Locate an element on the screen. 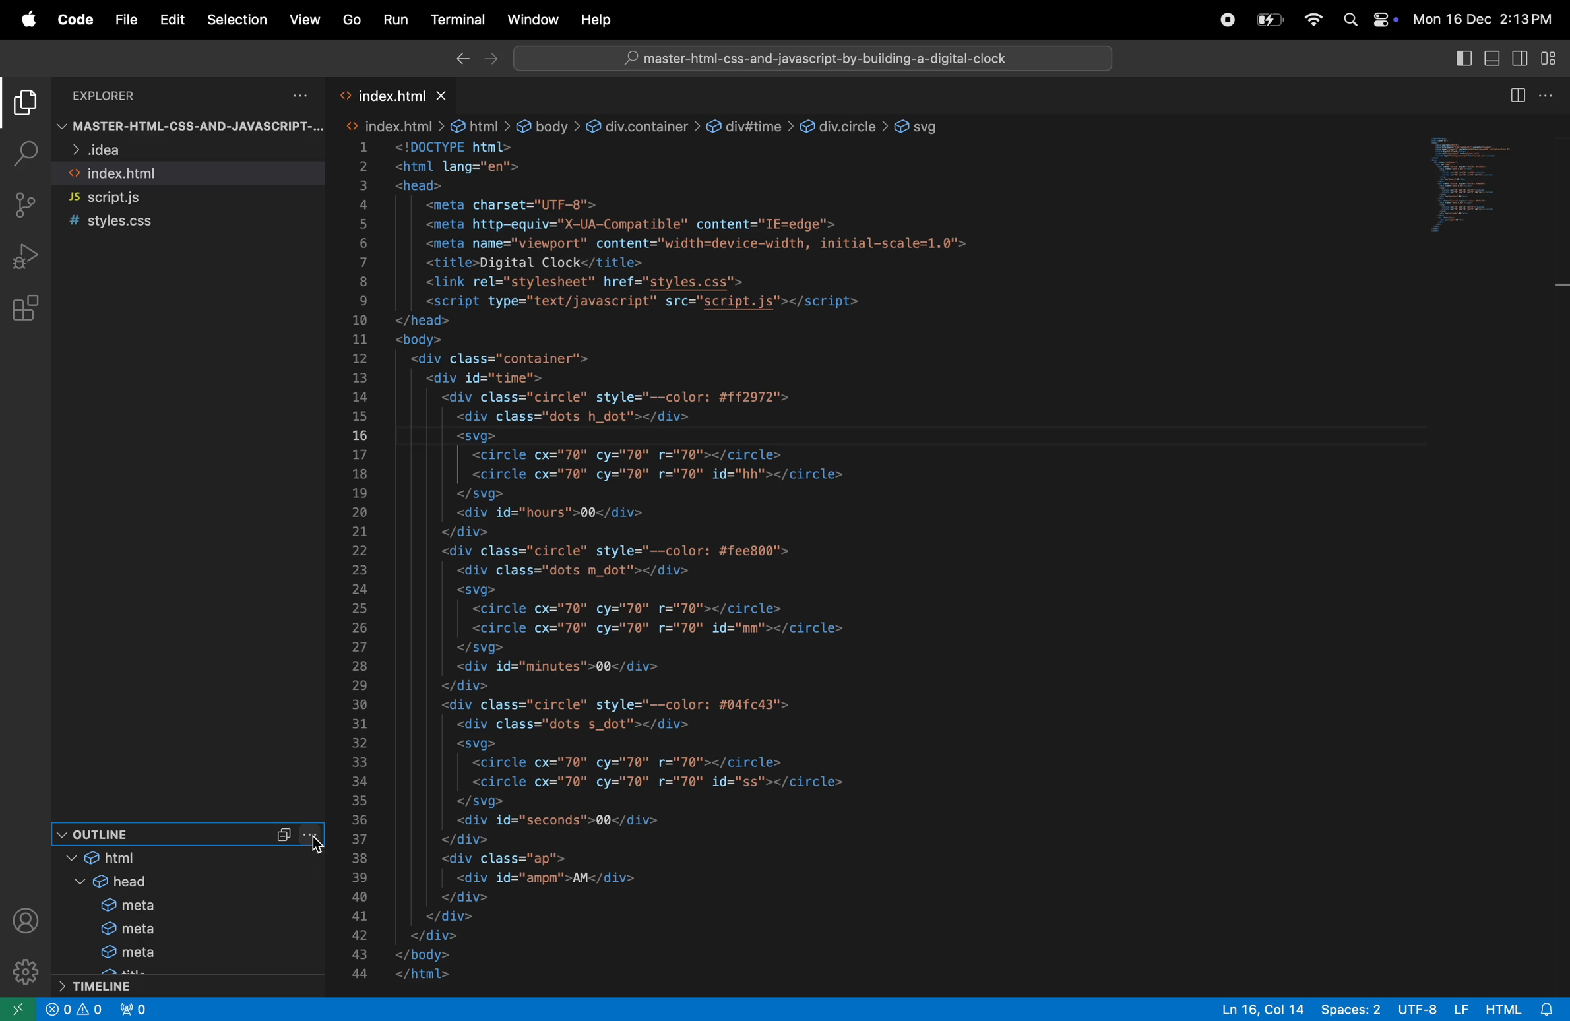  html is located at coordinates (394, 126).